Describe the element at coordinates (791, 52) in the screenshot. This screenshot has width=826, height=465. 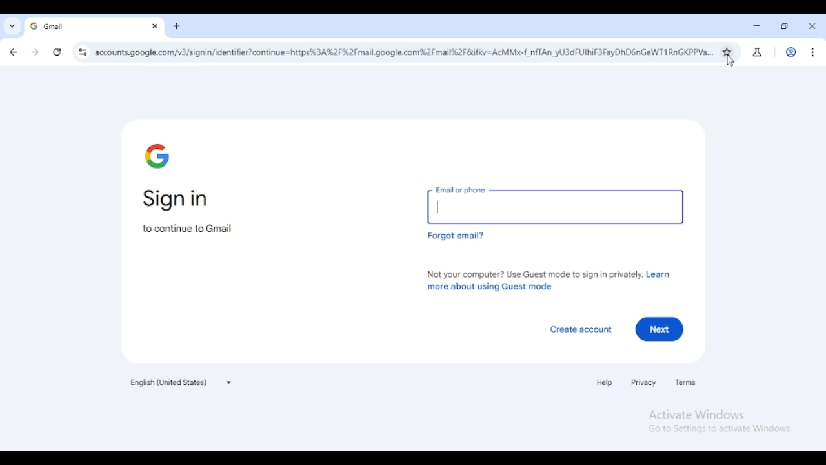
I see `profile` at that location.